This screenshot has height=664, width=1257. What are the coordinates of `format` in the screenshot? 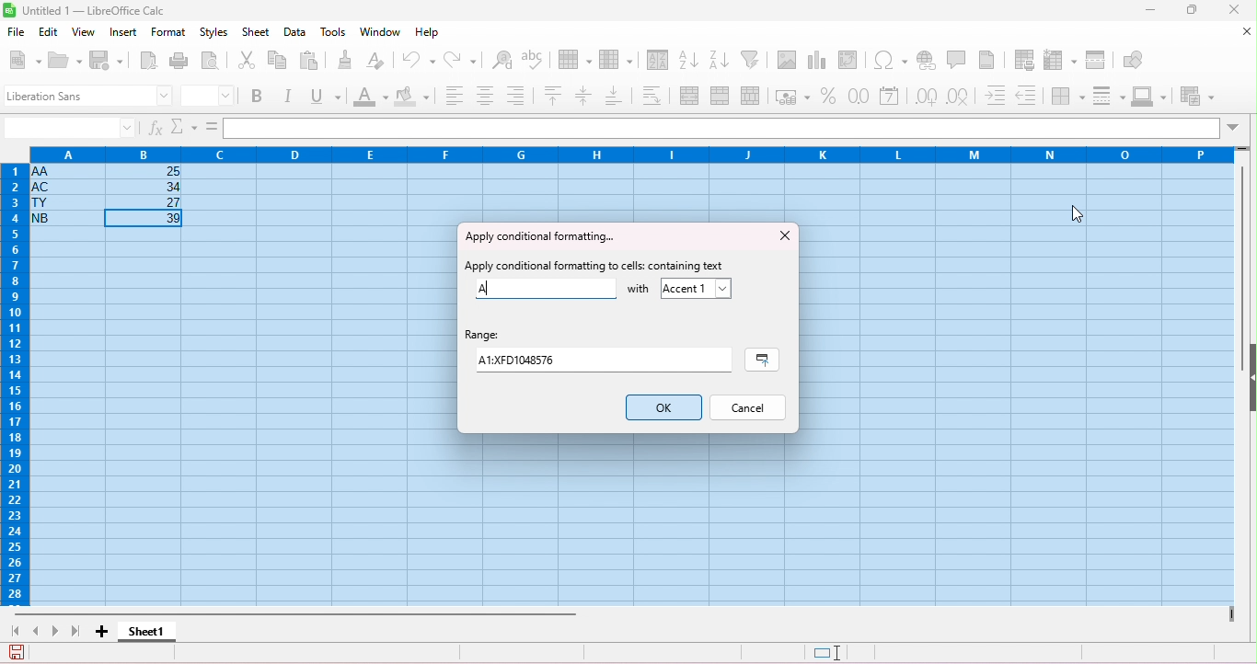 It's located at (169, 33).